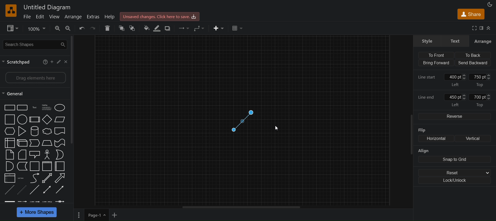 The height and width of the screenshot is (221, 496). What do you see at coordinates (43, 61) in the screenshot?
I see `help` at bounding box center [43, 61].